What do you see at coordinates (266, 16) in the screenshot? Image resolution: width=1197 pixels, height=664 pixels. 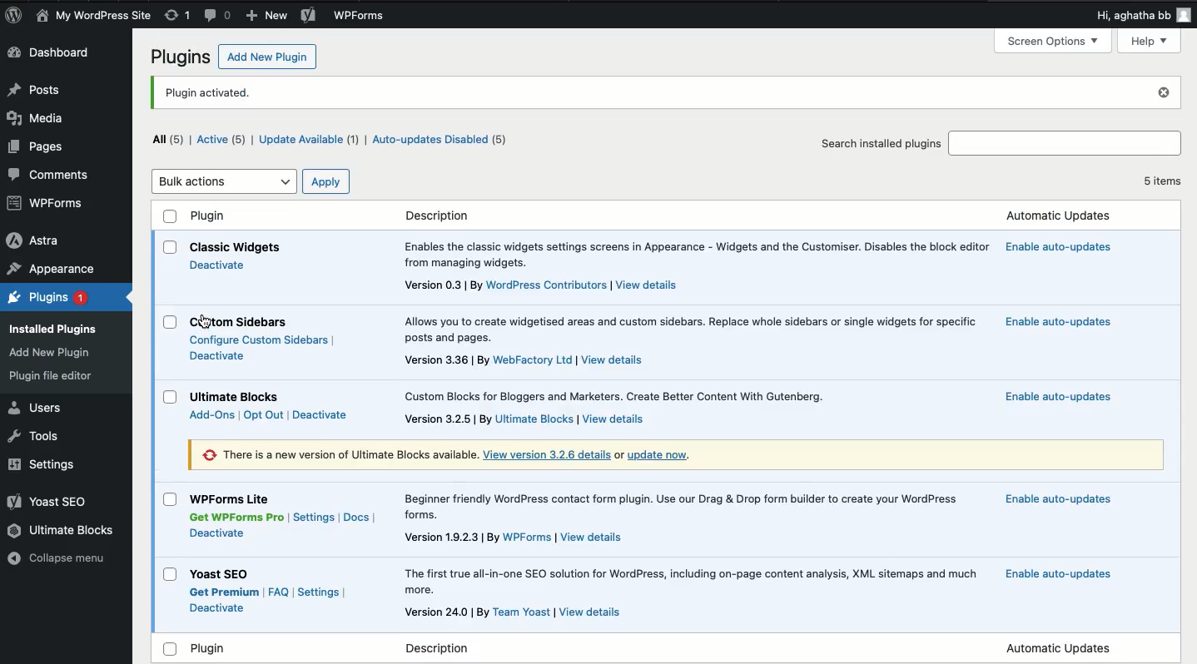 I see `New` at bounding box center [266, 16].